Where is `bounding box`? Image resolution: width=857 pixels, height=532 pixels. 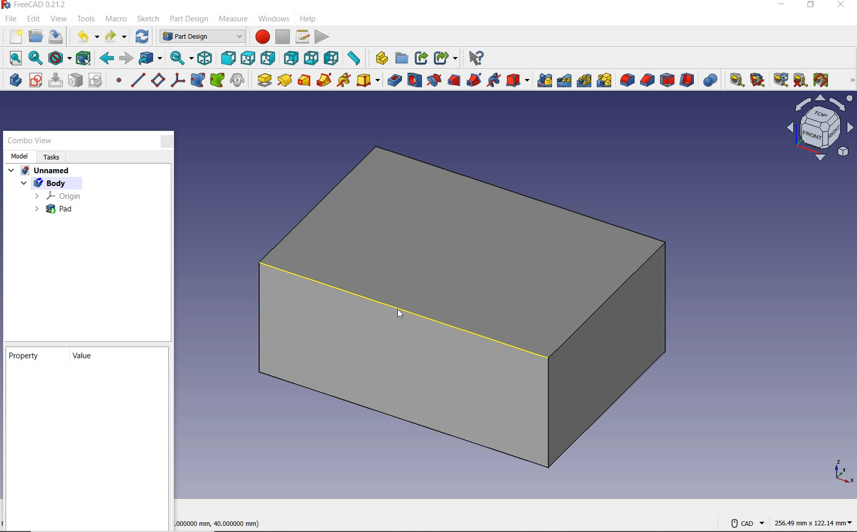
bounding box is located at coordinates (86, 58).